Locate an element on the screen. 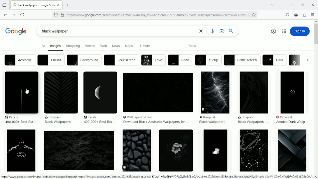 The width and height of the screenshot is (318, 179). google apps is located at coordinates (284, 31).